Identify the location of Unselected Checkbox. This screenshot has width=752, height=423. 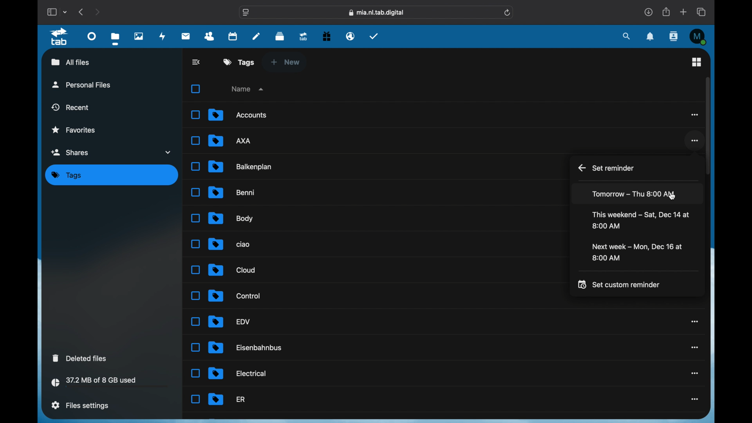
(195, 295).